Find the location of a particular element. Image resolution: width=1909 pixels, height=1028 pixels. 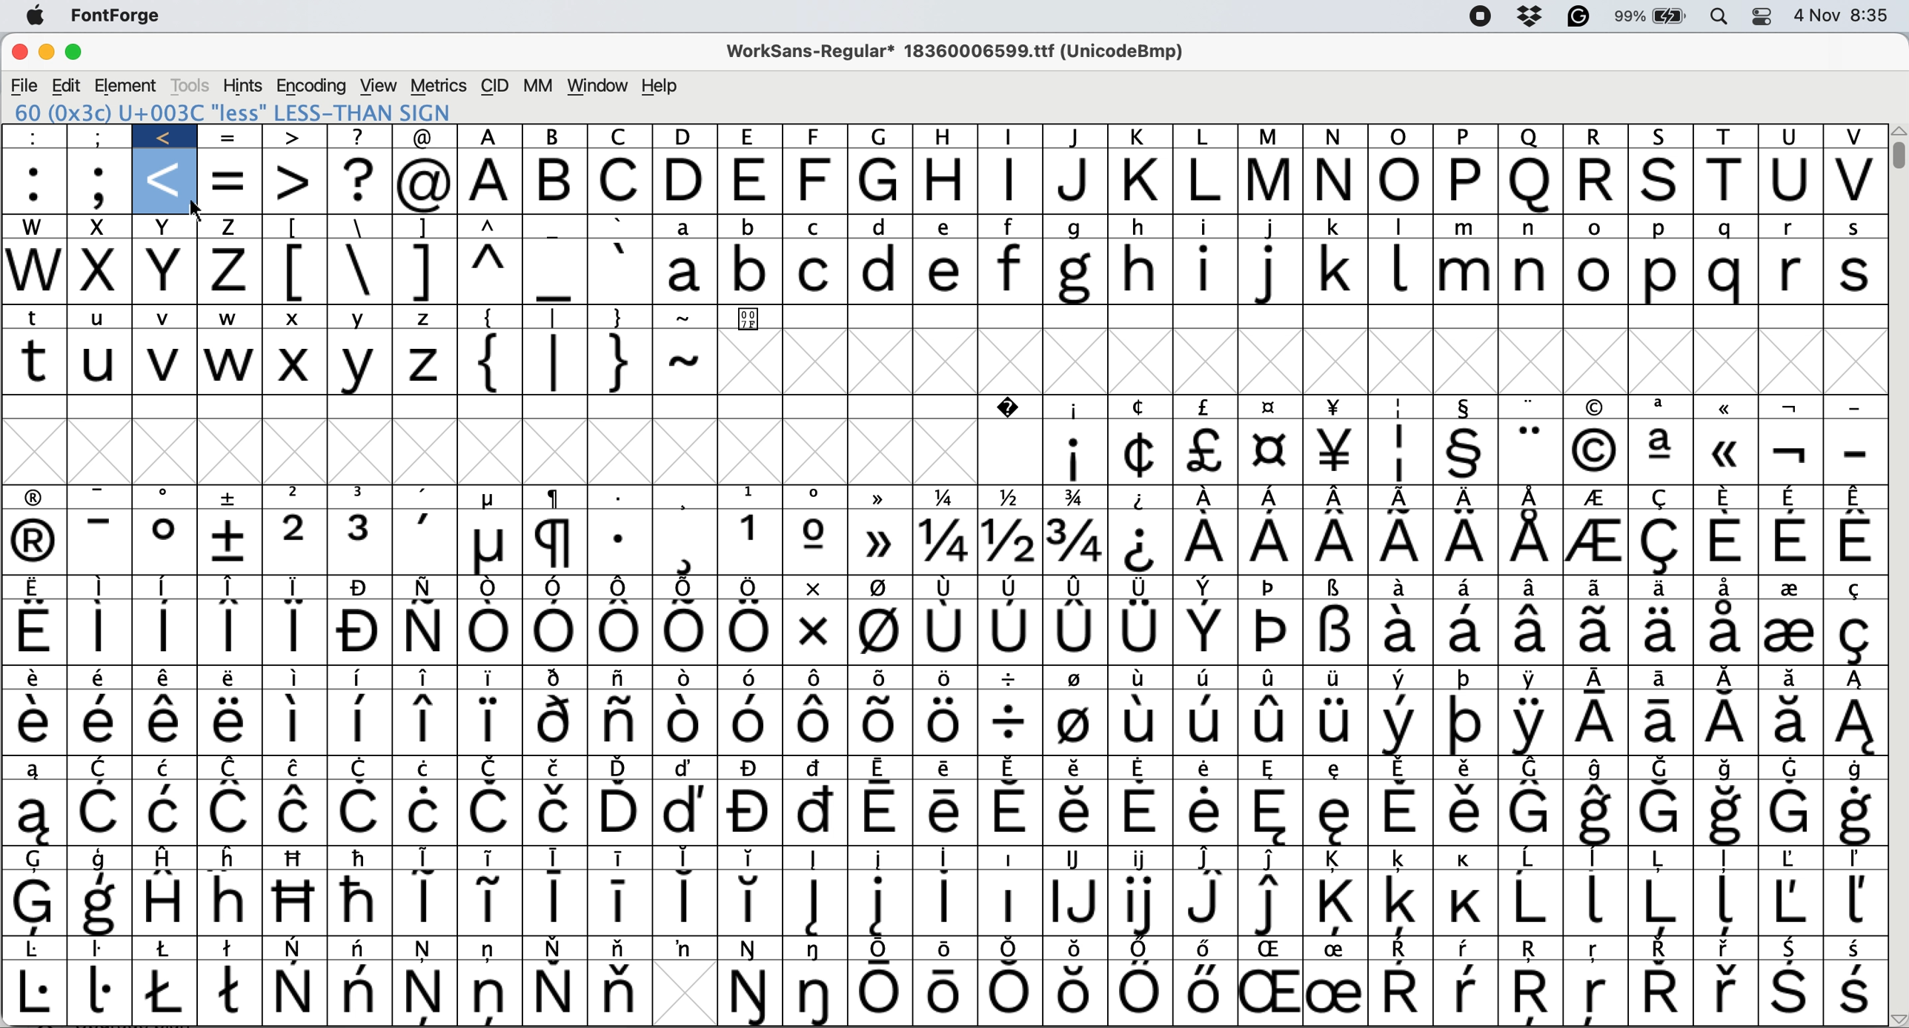

Symbol is located at coordinates (1007, 497).